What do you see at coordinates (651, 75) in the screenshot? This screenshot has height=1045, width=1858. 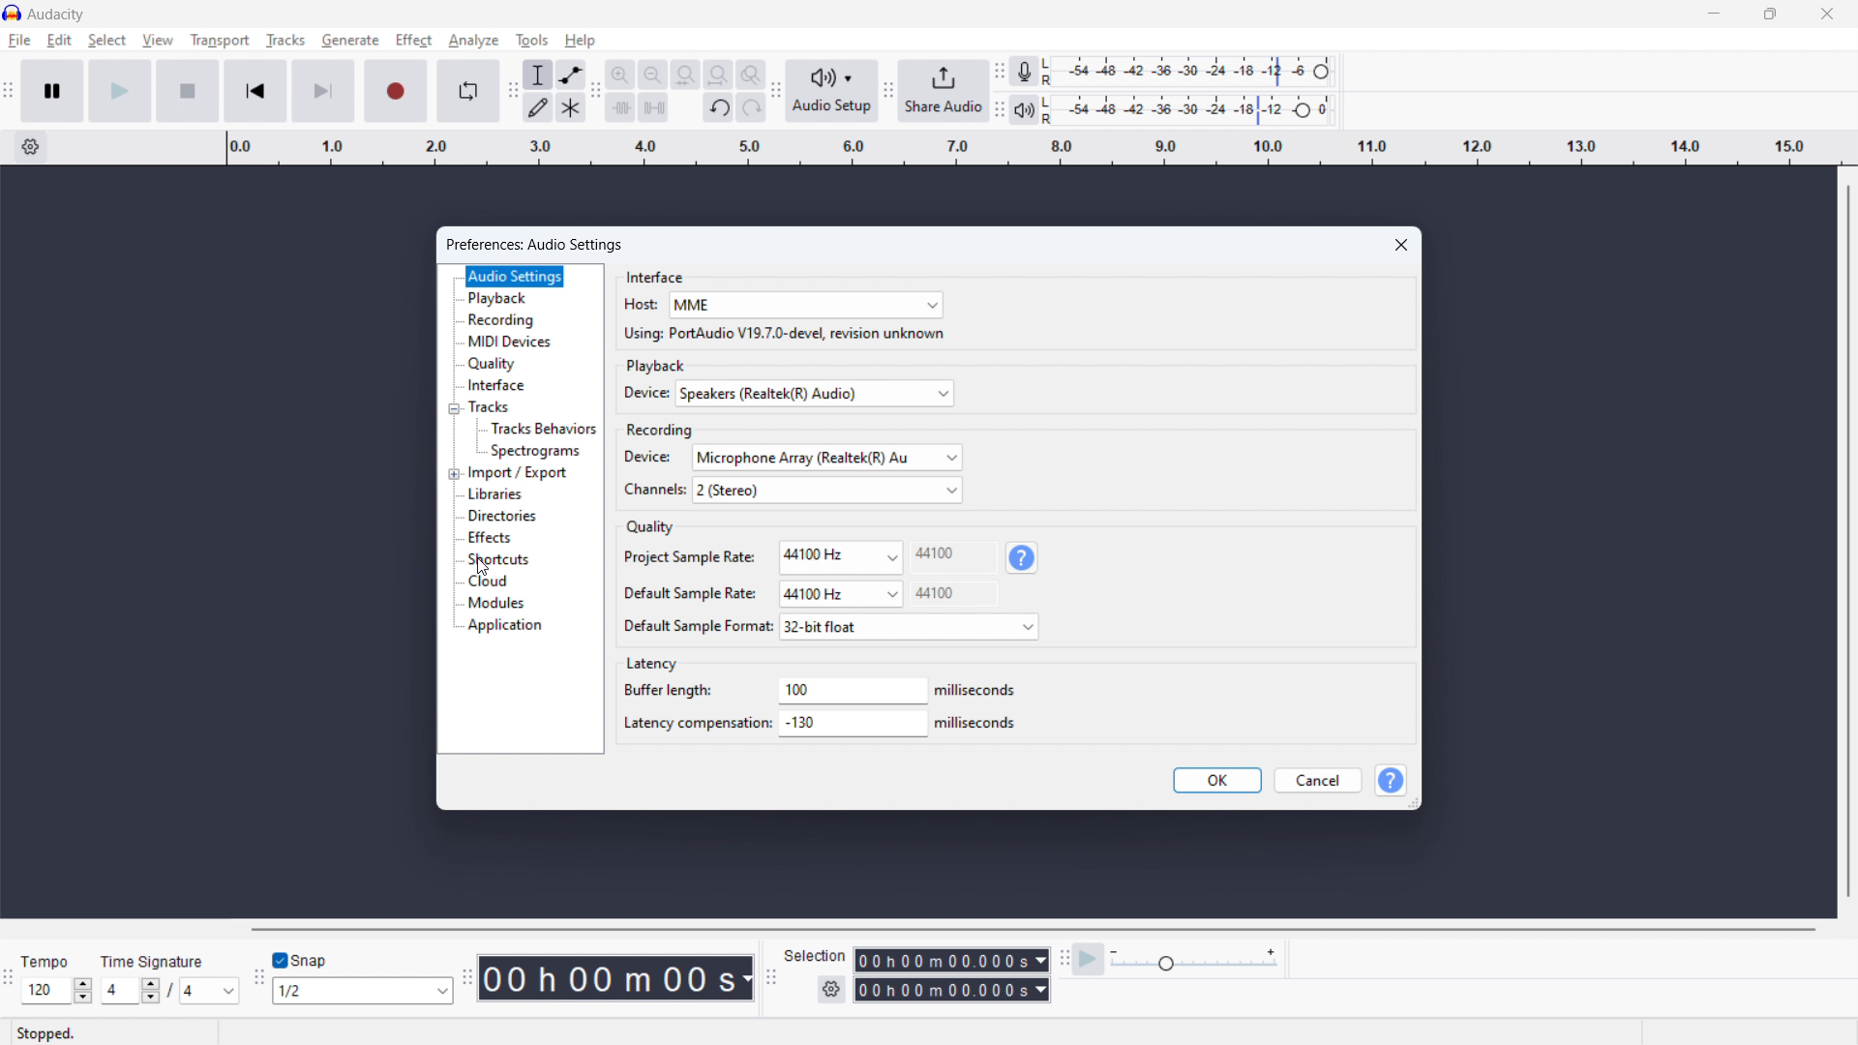 I see `zoom out` at bounding box center [651, 75].